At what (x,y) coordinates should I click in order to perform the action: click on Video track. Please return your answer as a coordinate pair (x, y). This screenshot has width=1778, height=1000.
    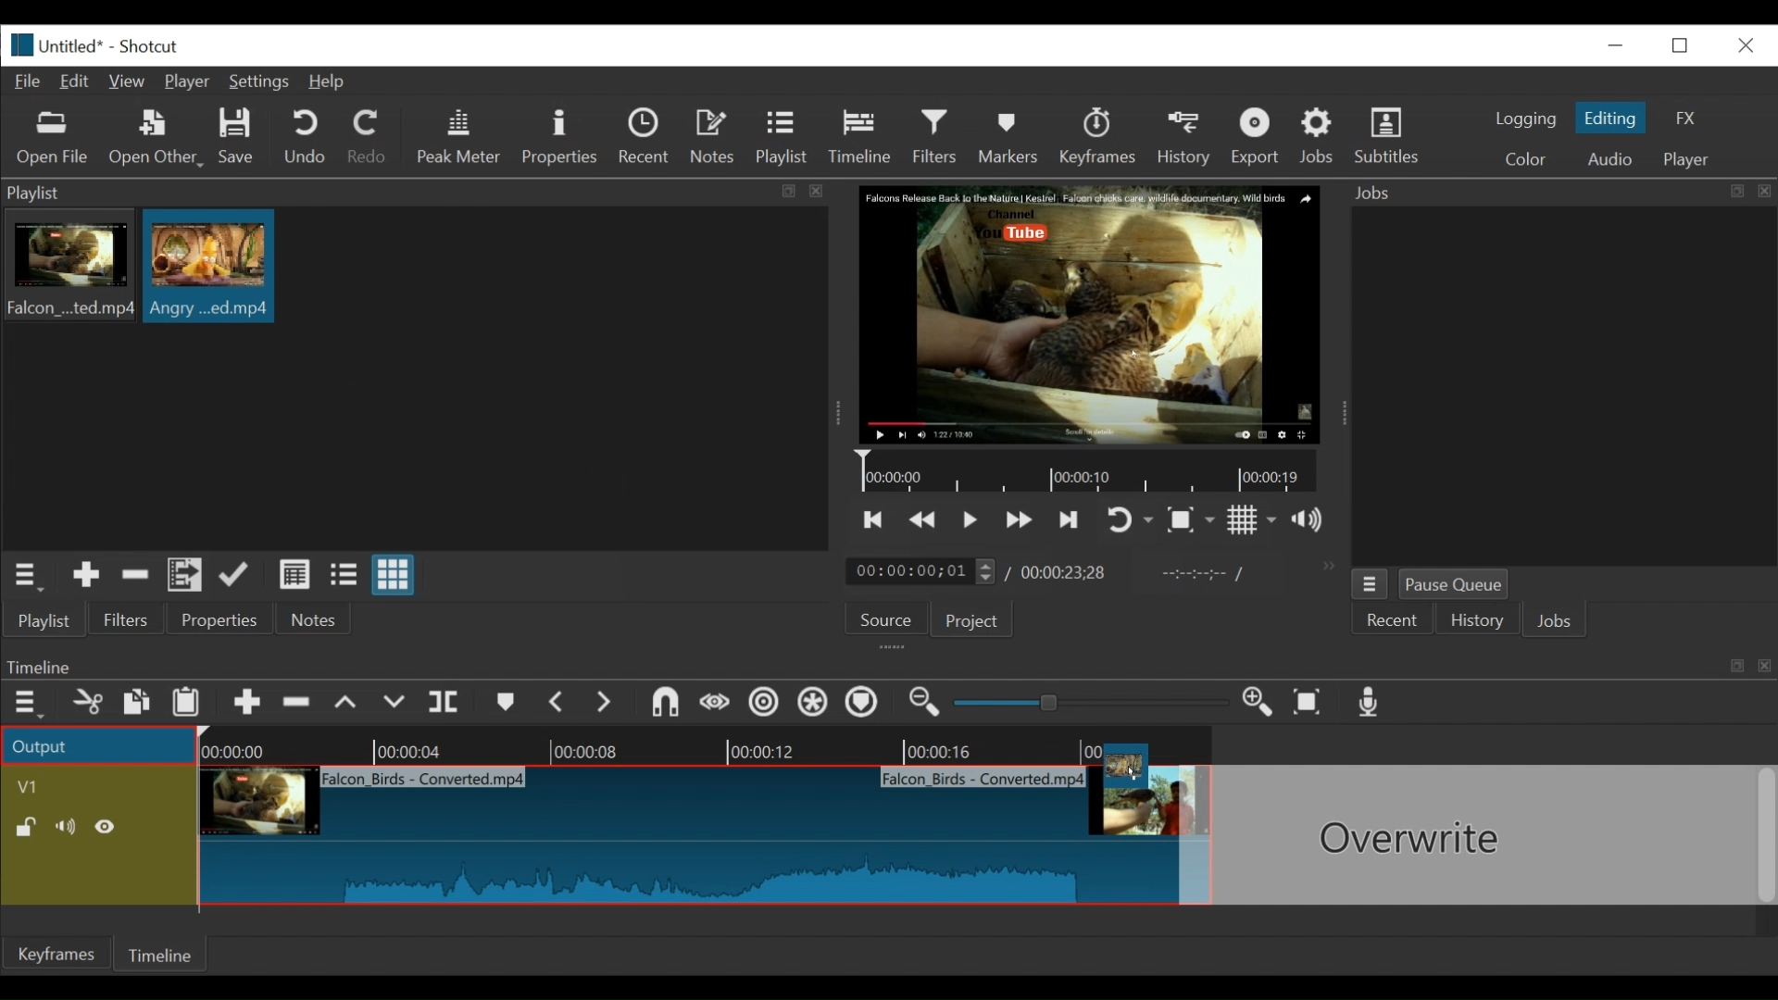
    Looking at the image, I should click on (99, 786).